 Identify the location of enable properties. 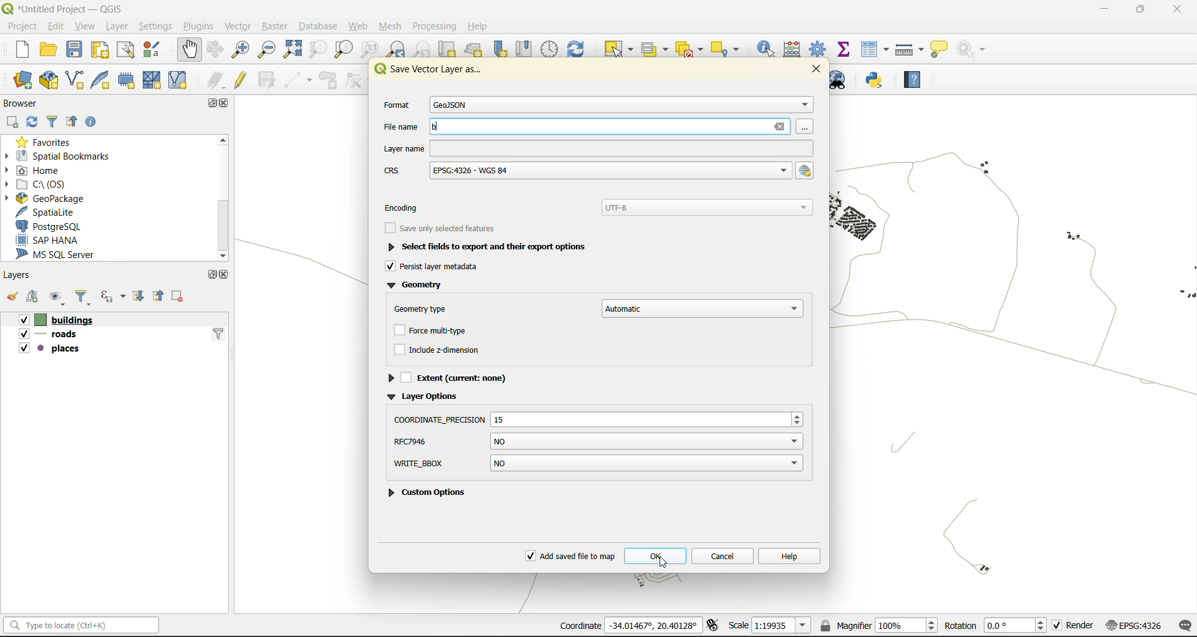
(94, 120).